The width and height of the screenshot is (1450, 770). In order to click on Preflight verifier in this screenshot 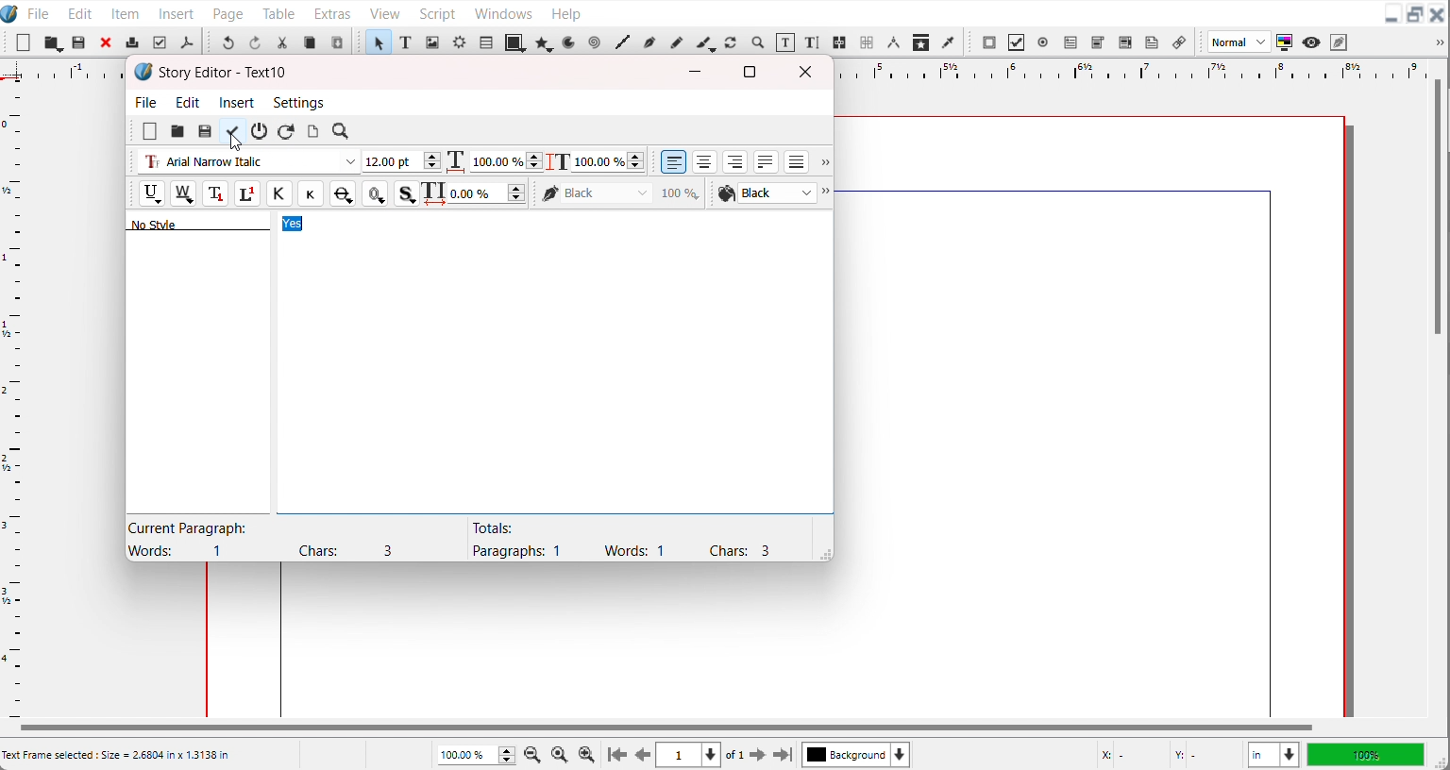, I will do `click(159, 42)`.